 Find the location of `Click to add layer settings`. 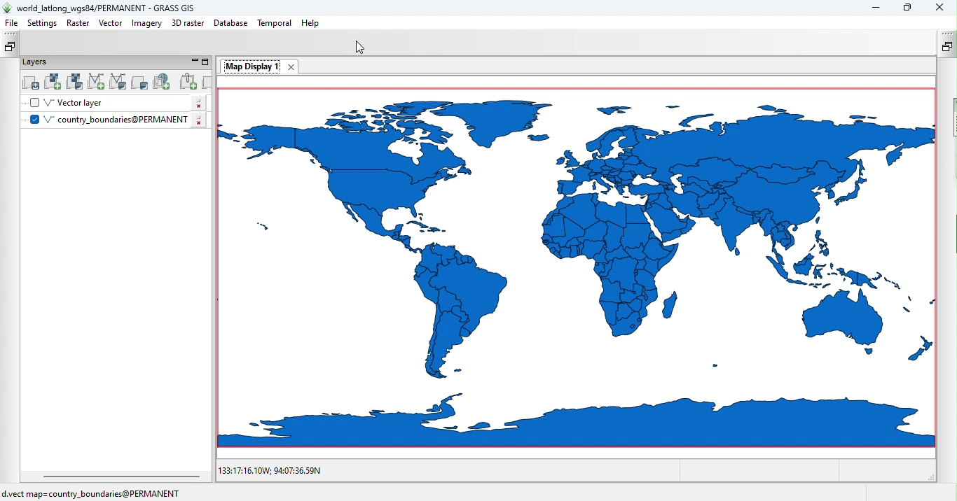

Click to add layer settings is located at coordinates (198, 120).